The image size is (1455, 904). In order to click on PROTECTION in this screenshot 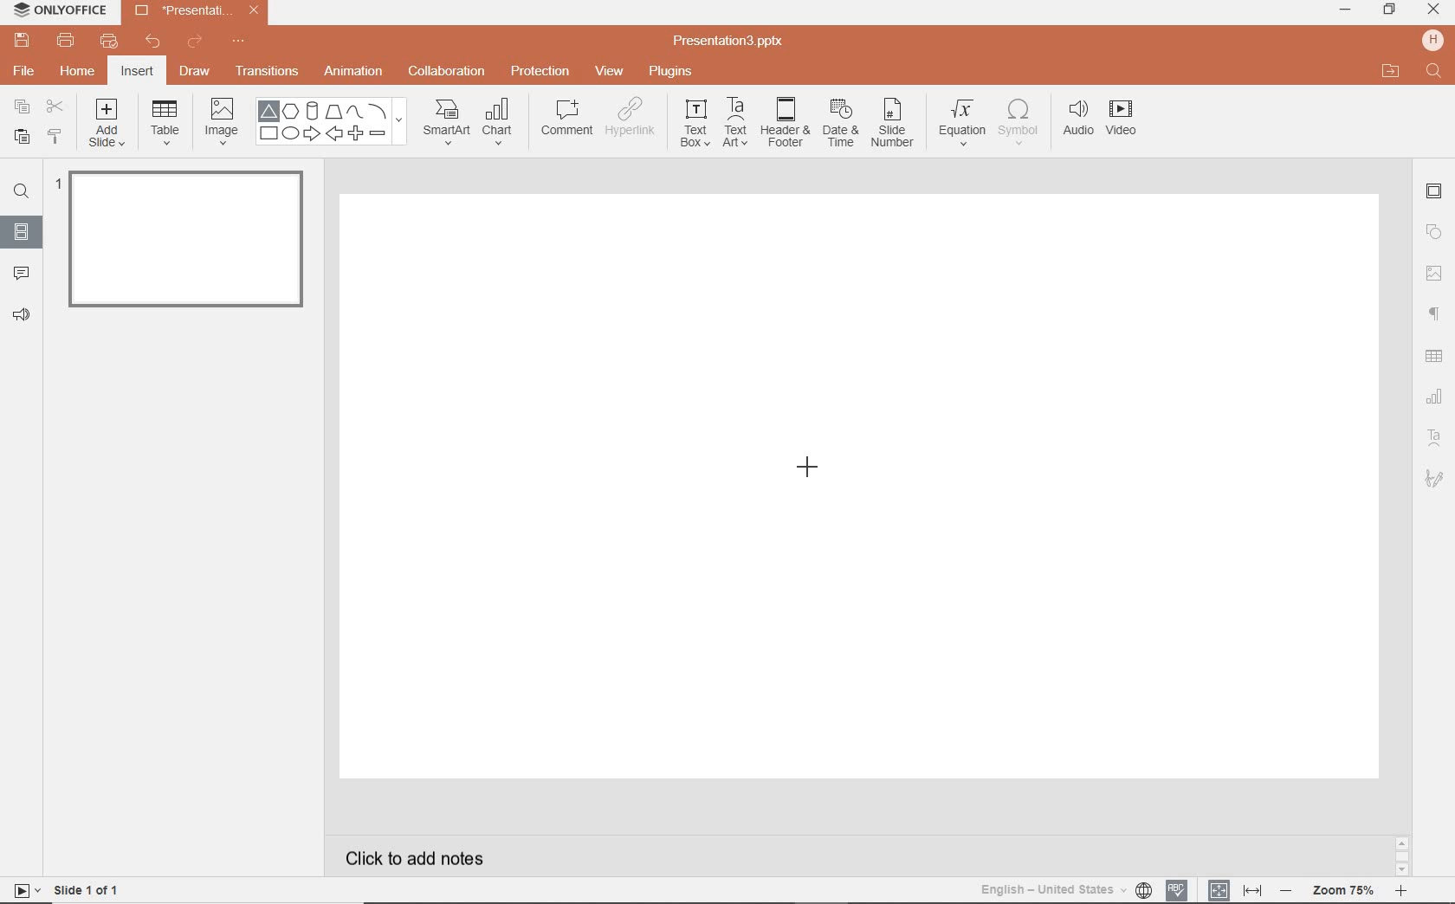, I will do `click(541, 69)`.